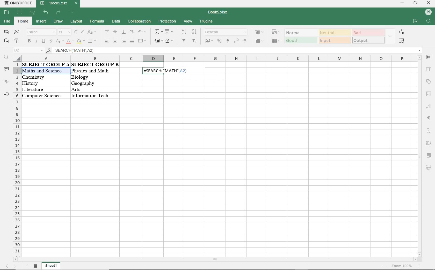 The height and width of the screenshot is (270, 435). I want to click on sign, so click(430, 107).